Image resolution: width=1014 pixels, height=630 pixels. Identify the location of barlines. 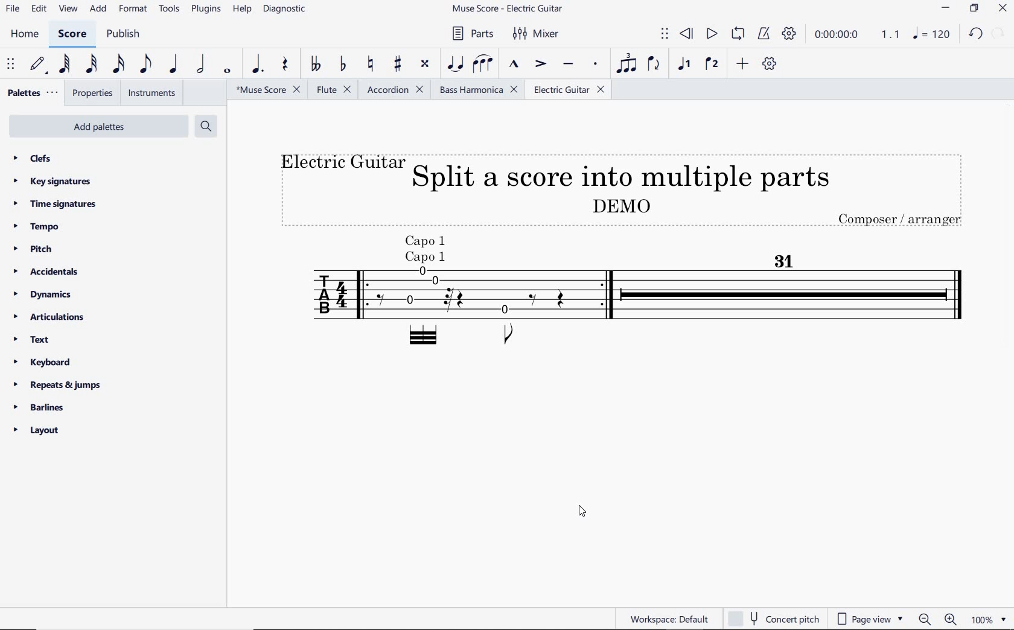
(42, 407).